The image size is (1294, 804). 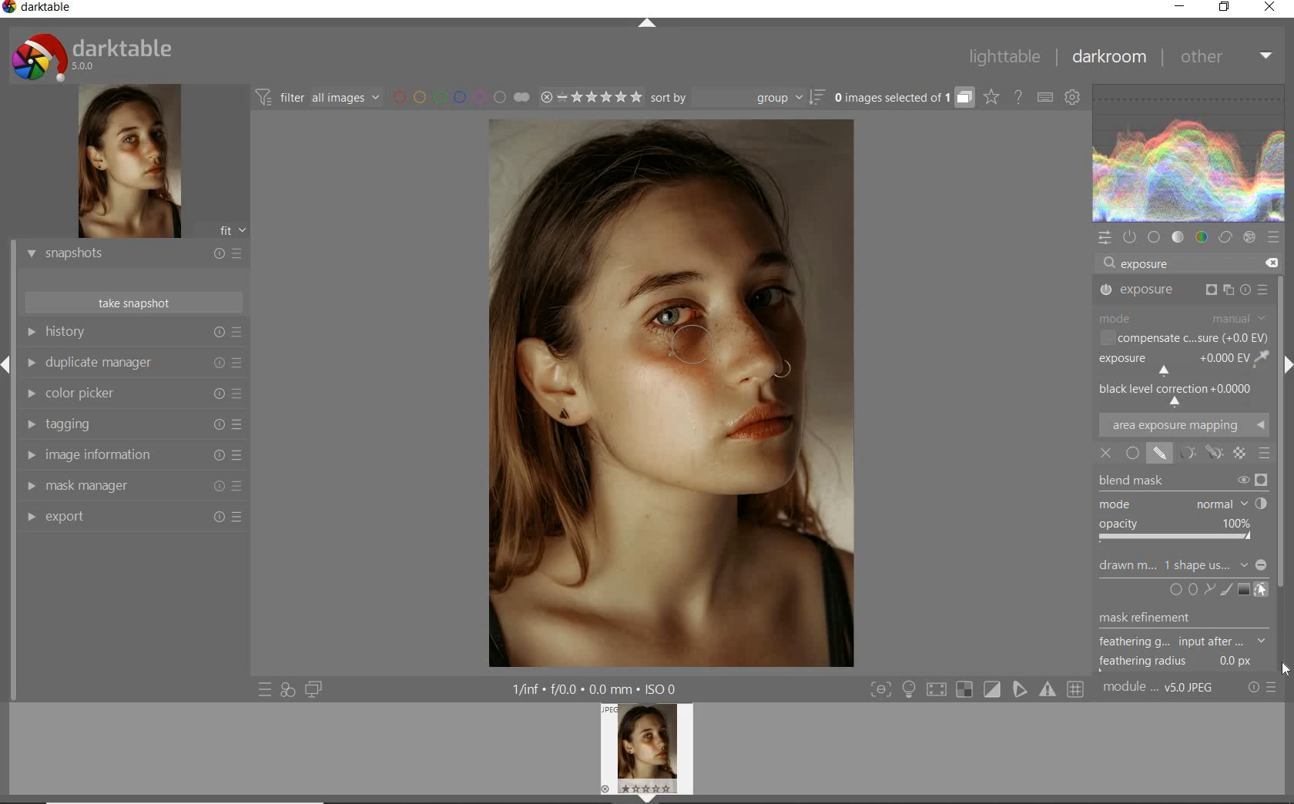 What do you see at coordinates (1188, 152) in the screenshot?
I see `WAVEFORM` at bounding box center [1188, 152].